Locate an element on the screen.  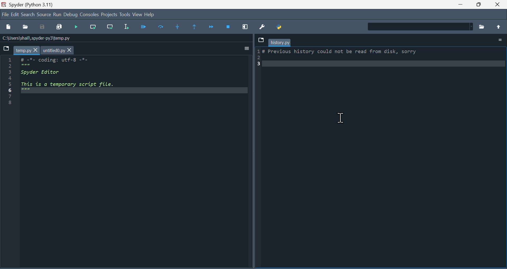
more options is located at coordinates (247, 50).